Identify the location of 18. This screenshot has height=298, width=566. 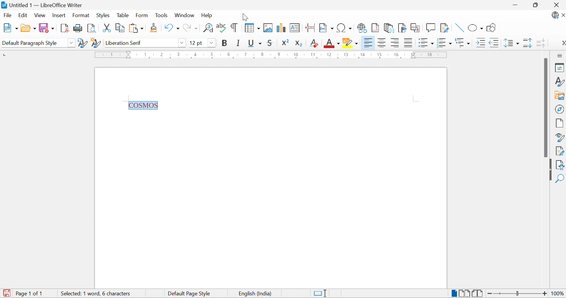
(430, 54).